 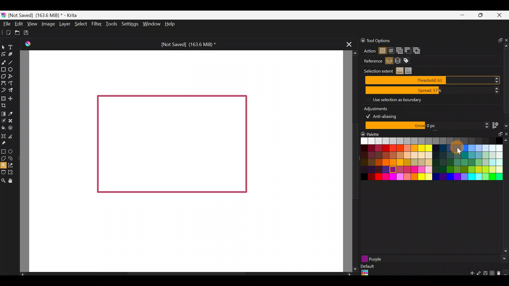 What do you see at coordinates (427, 161) in the screenshot?
I see `Color palette` at bounding box center [427, 161].